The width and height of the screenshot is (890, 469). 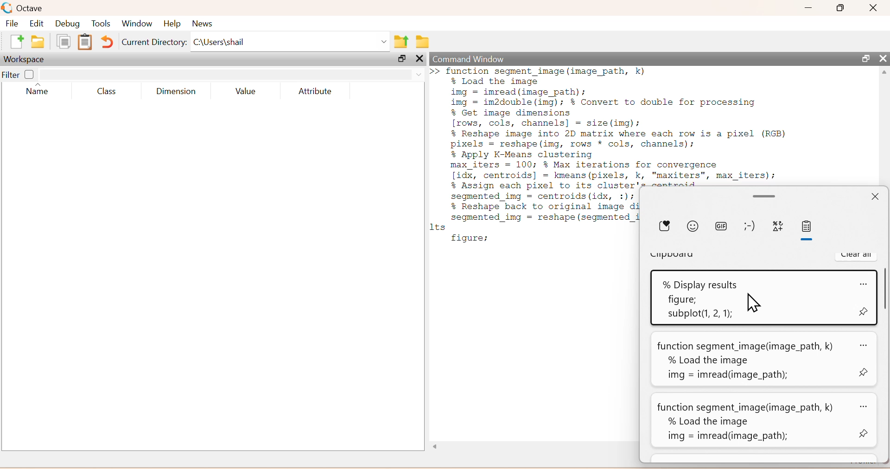 I want to click on Current Directory:, so click(x=154, y=44).